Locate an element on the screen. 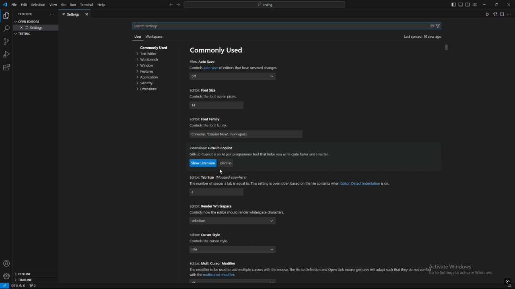 Image resolution: width=515 pixels, height=289 pixels. edit is located at coordinates (24, 4).